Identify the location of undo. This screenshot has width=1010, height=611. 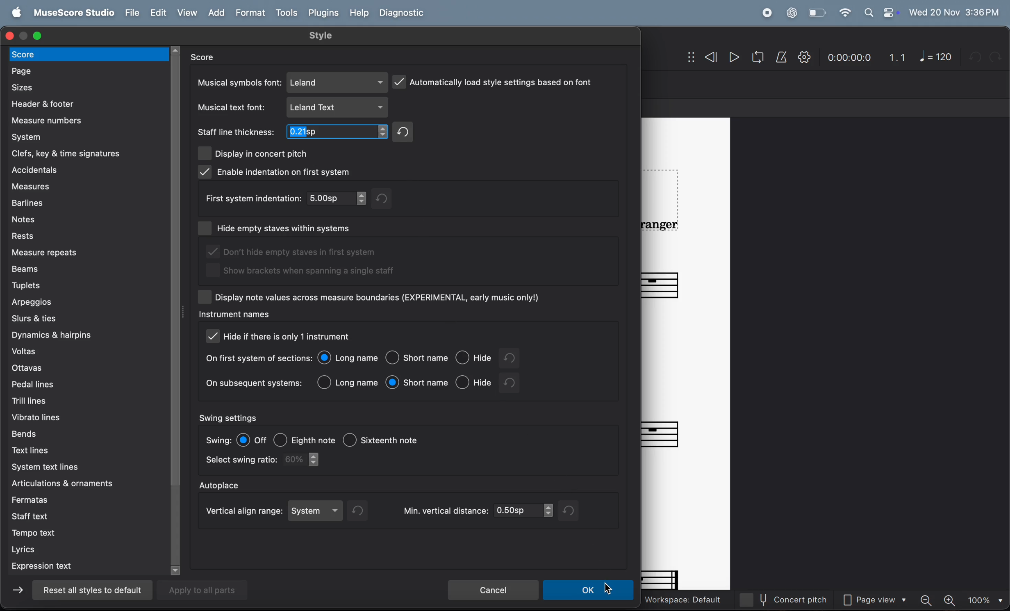
(512, 383).